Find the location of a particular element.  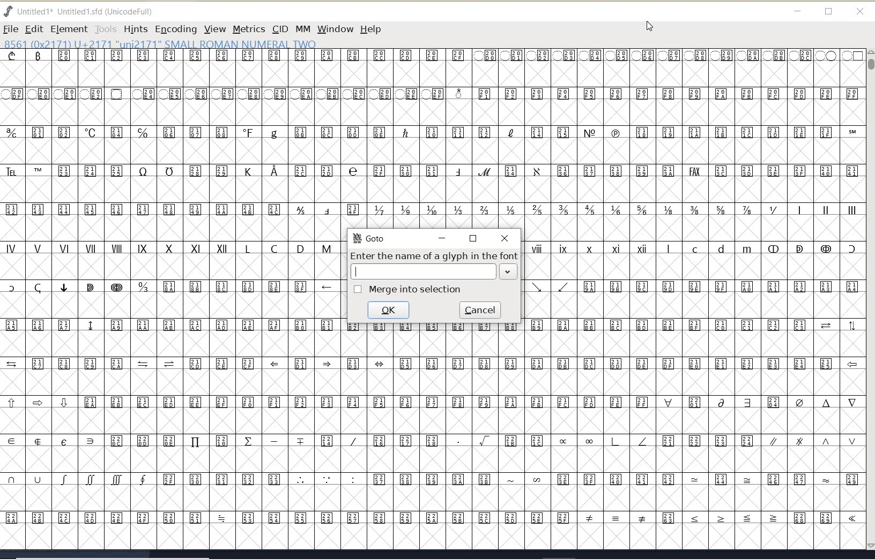

RESTORE is located at coordinates (473, 239).